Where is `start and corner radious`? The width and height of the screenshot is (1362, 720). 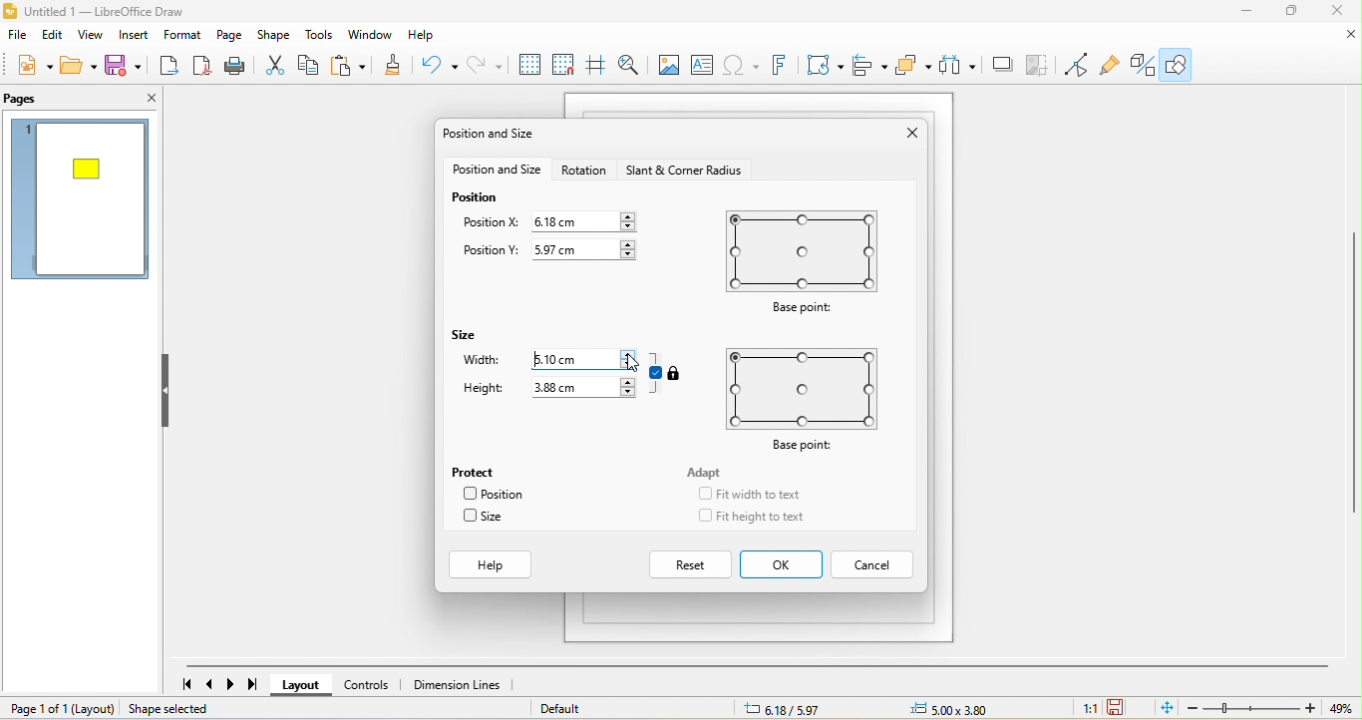
start and corner radious is located at coordinates (686, 171).